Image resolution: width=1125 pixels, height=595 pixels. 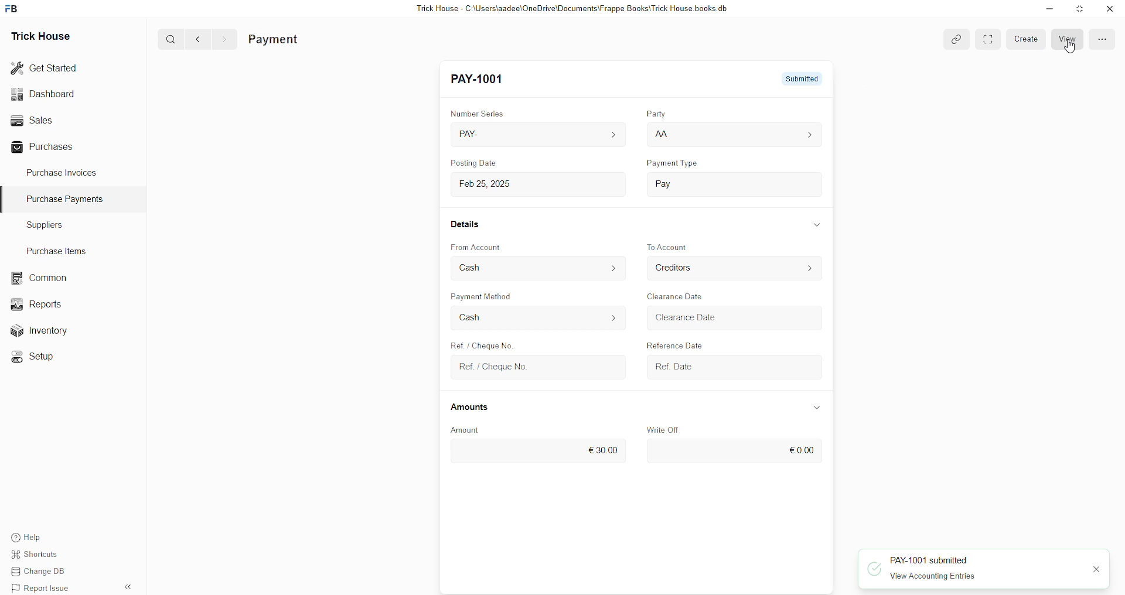 I want to click on €30.00, so click(x=606, y=447).